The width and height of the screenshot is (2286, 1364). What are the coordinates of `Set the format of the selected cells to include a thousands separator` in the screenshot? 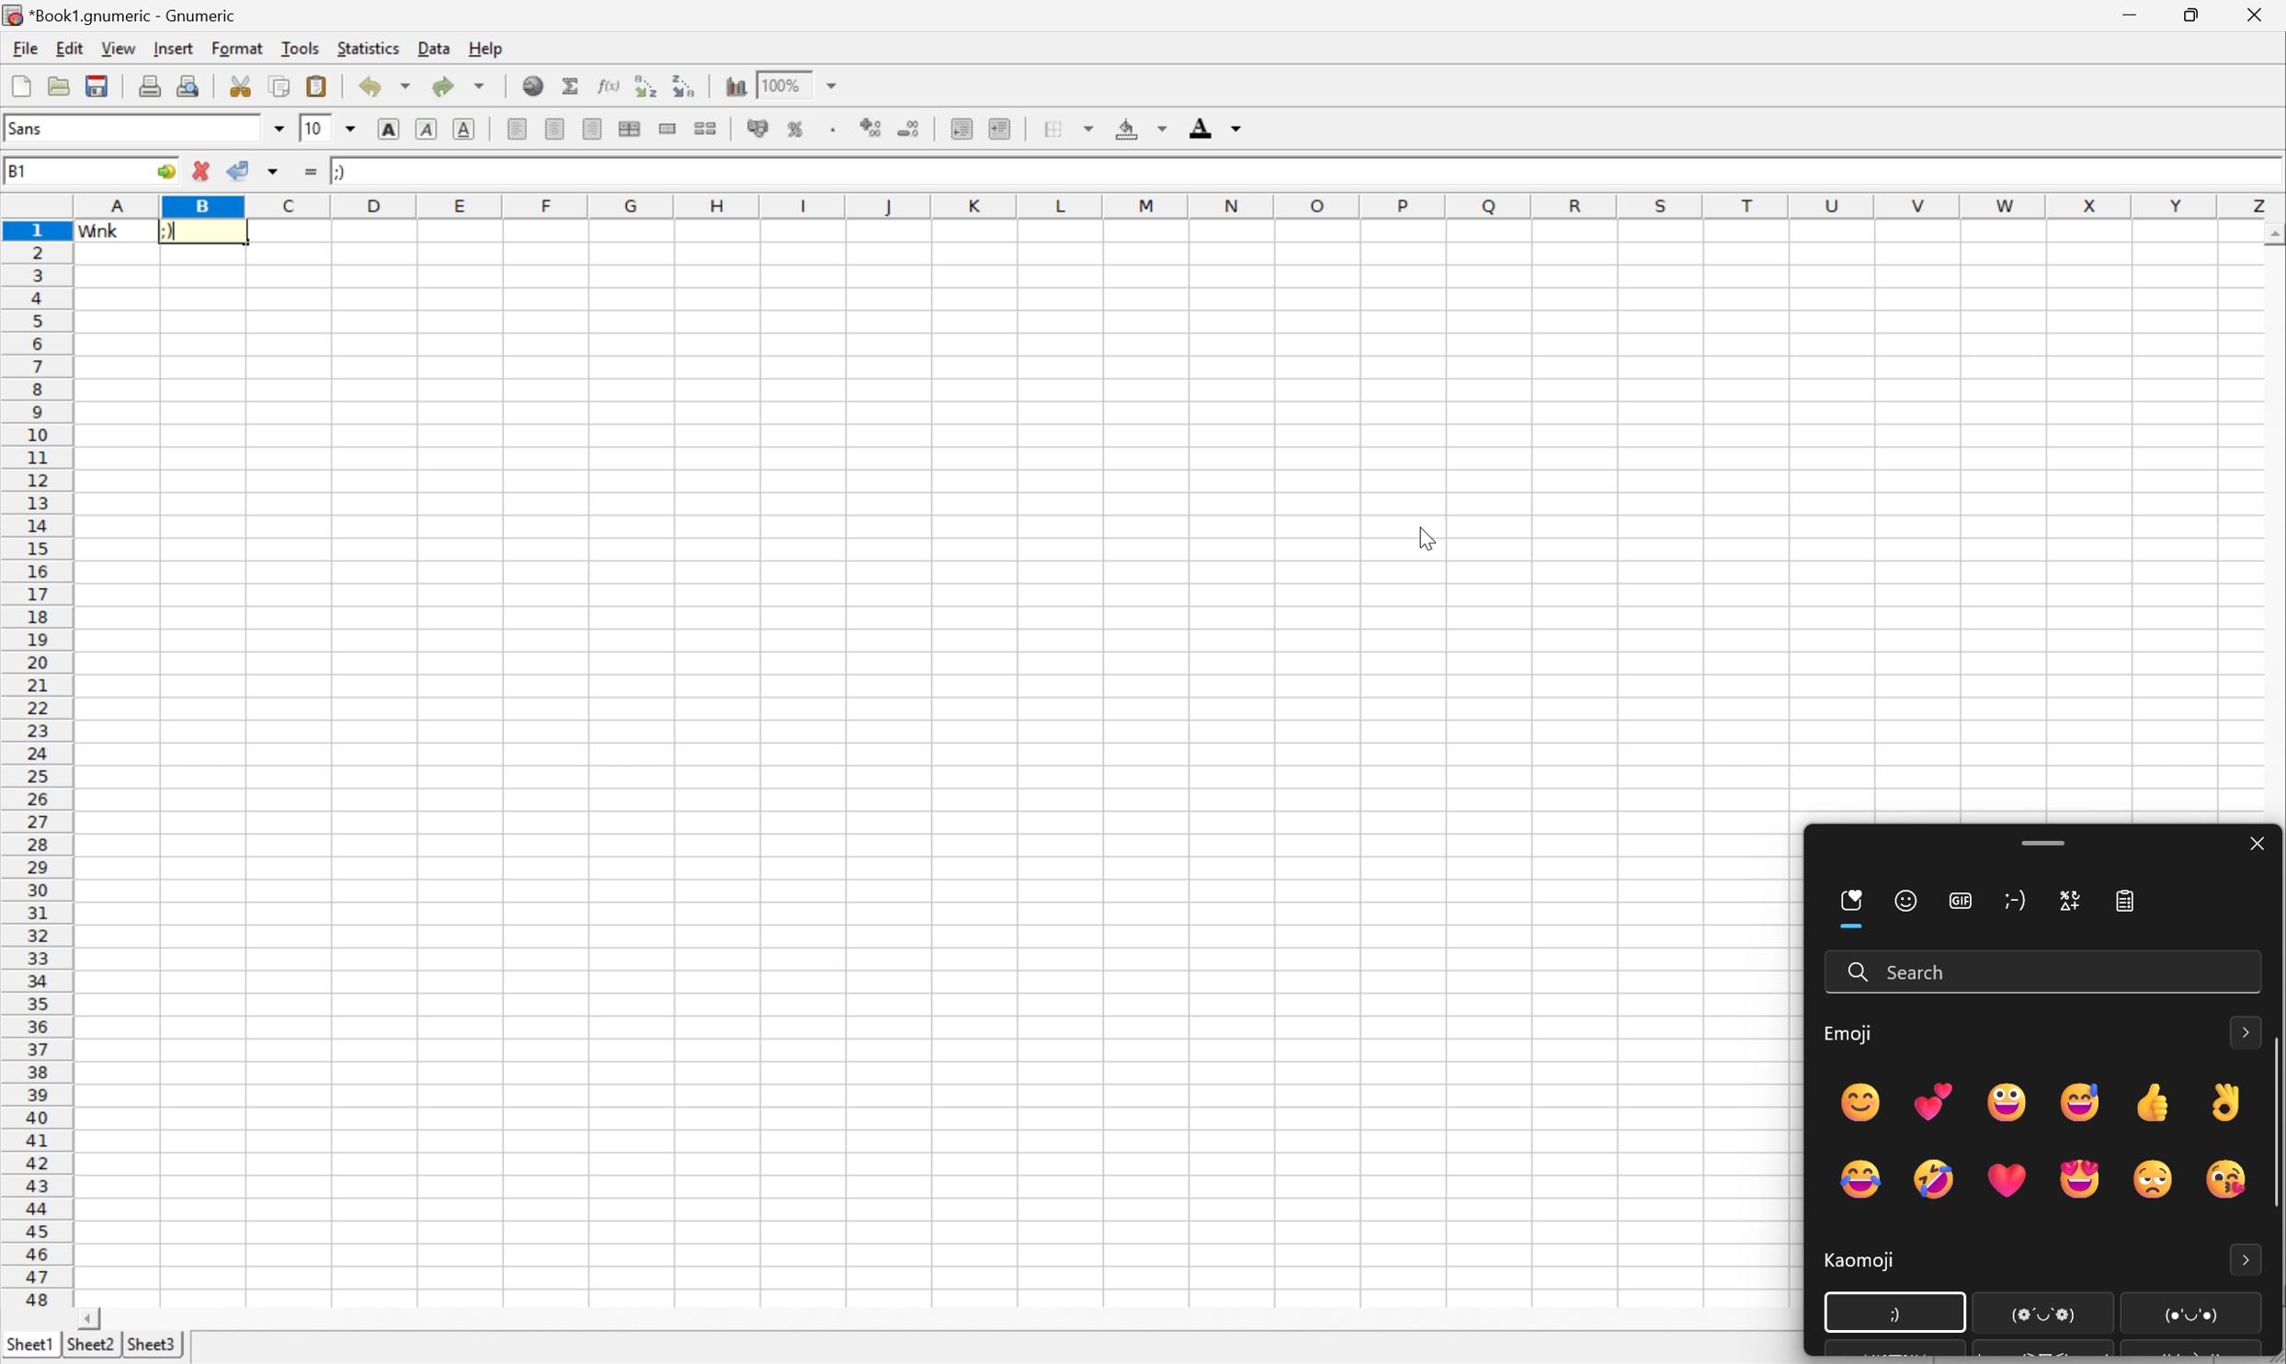 It's located at (833, 128).